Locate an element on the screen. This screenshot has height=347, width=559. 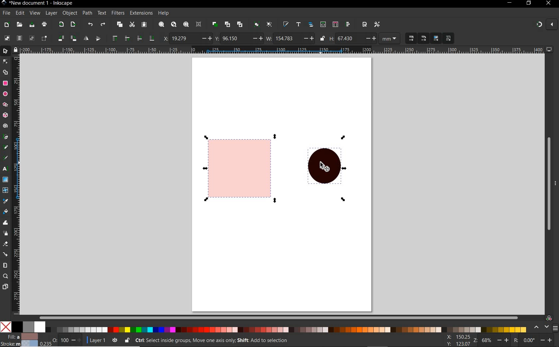
cut is located at coordinates (132, 24).